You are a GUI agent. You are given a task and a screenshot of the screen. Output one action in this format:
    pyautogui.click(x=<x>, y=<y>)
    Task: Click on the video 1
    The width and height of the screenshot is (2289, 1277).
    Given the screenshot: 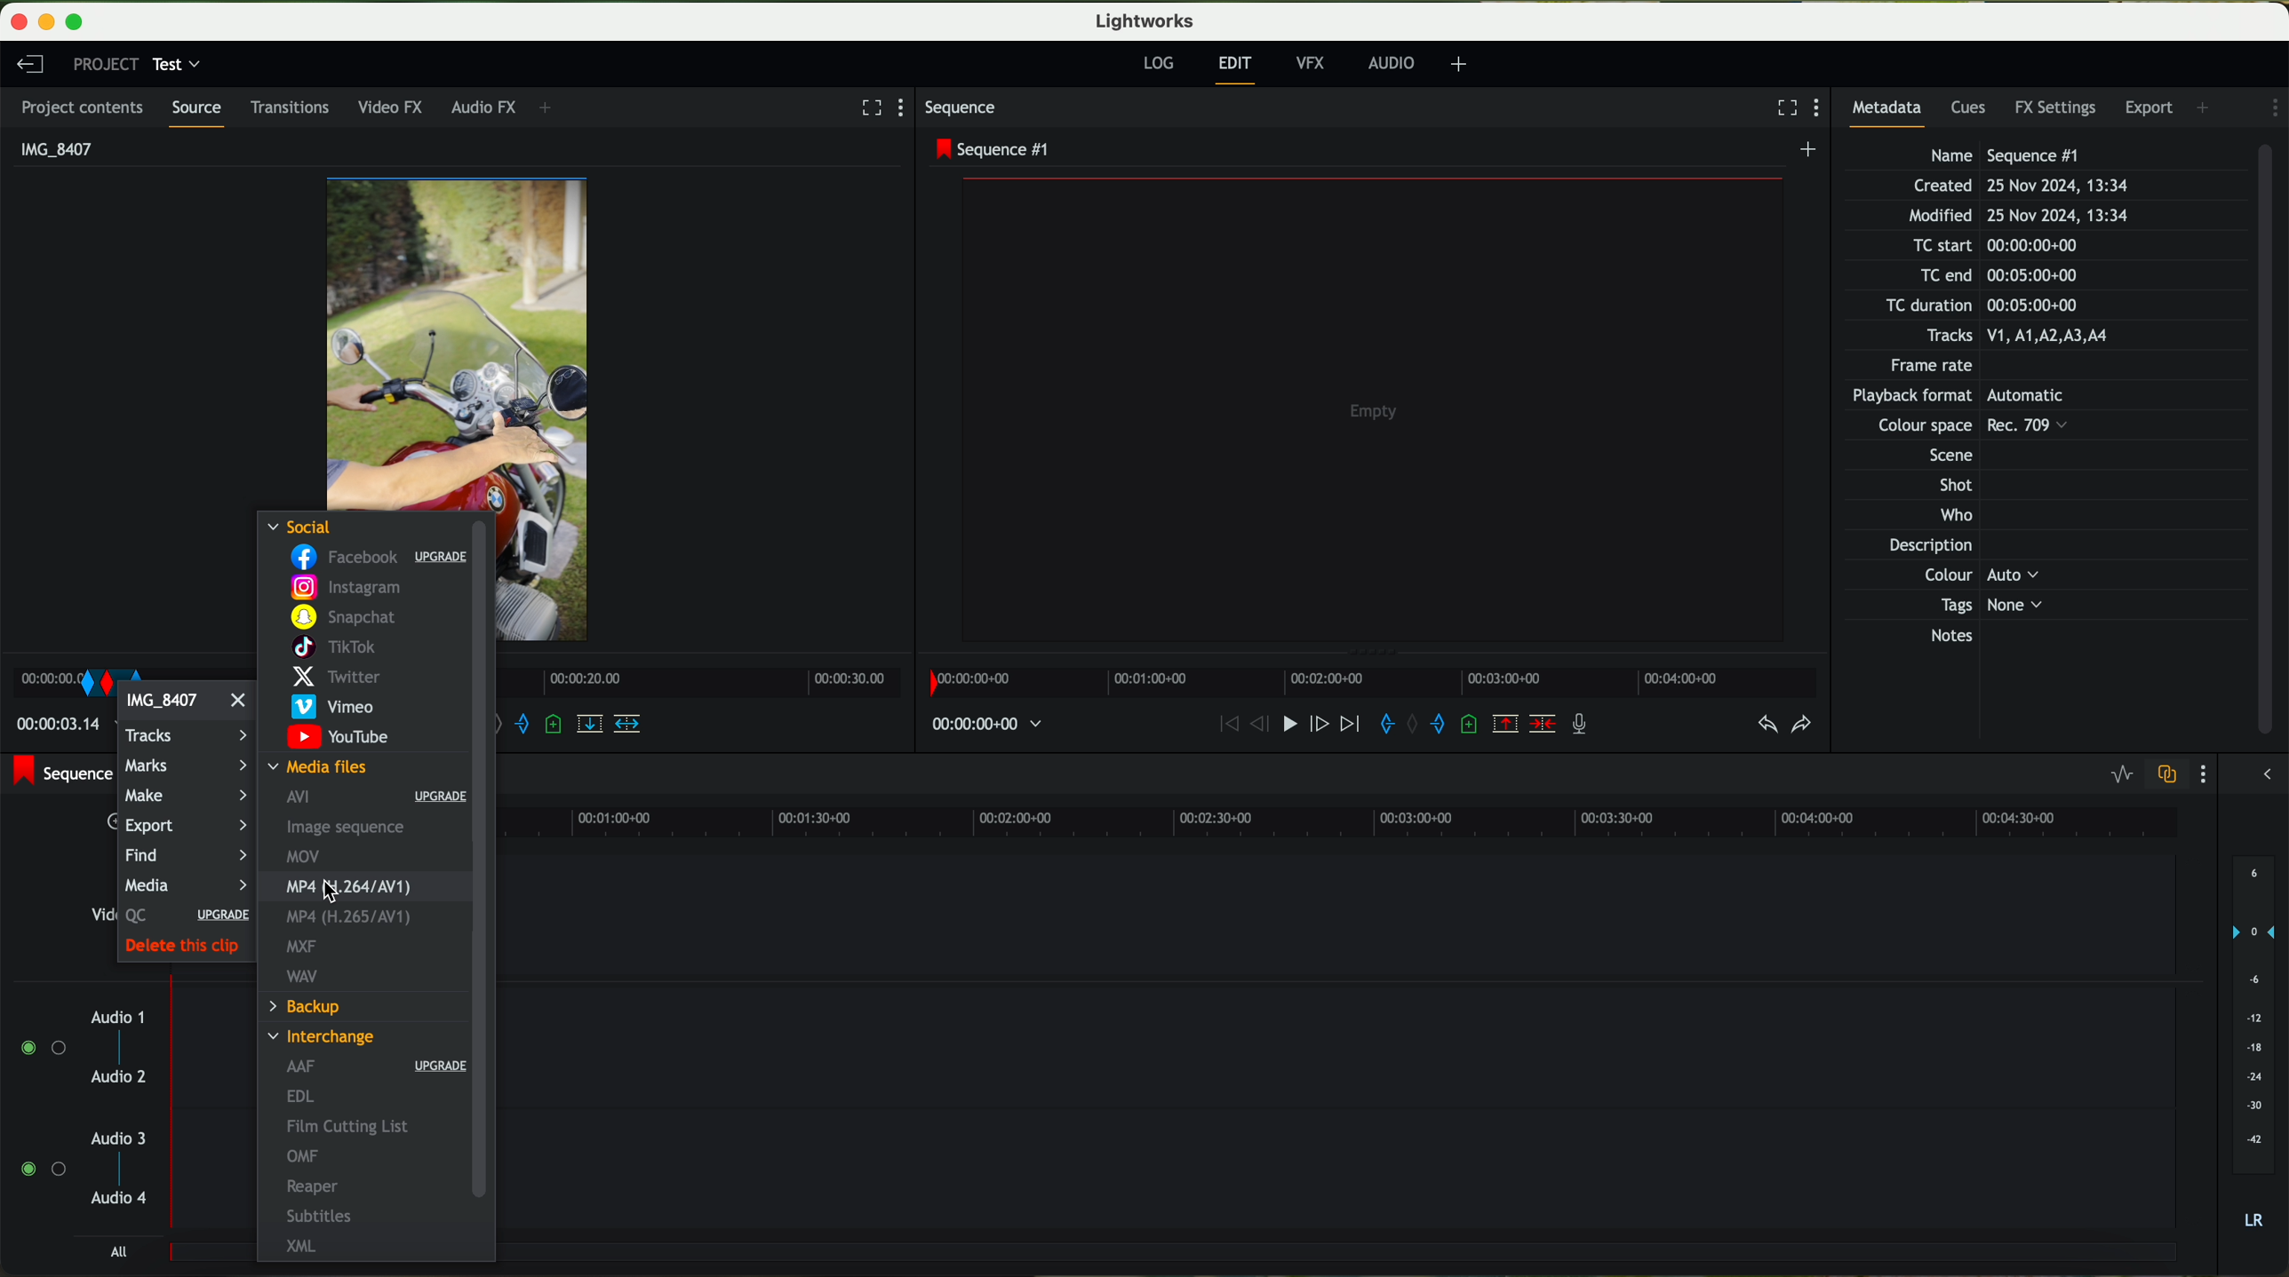 What is the action you would take?
    pyautogui.click(x=1353, y=913)
    